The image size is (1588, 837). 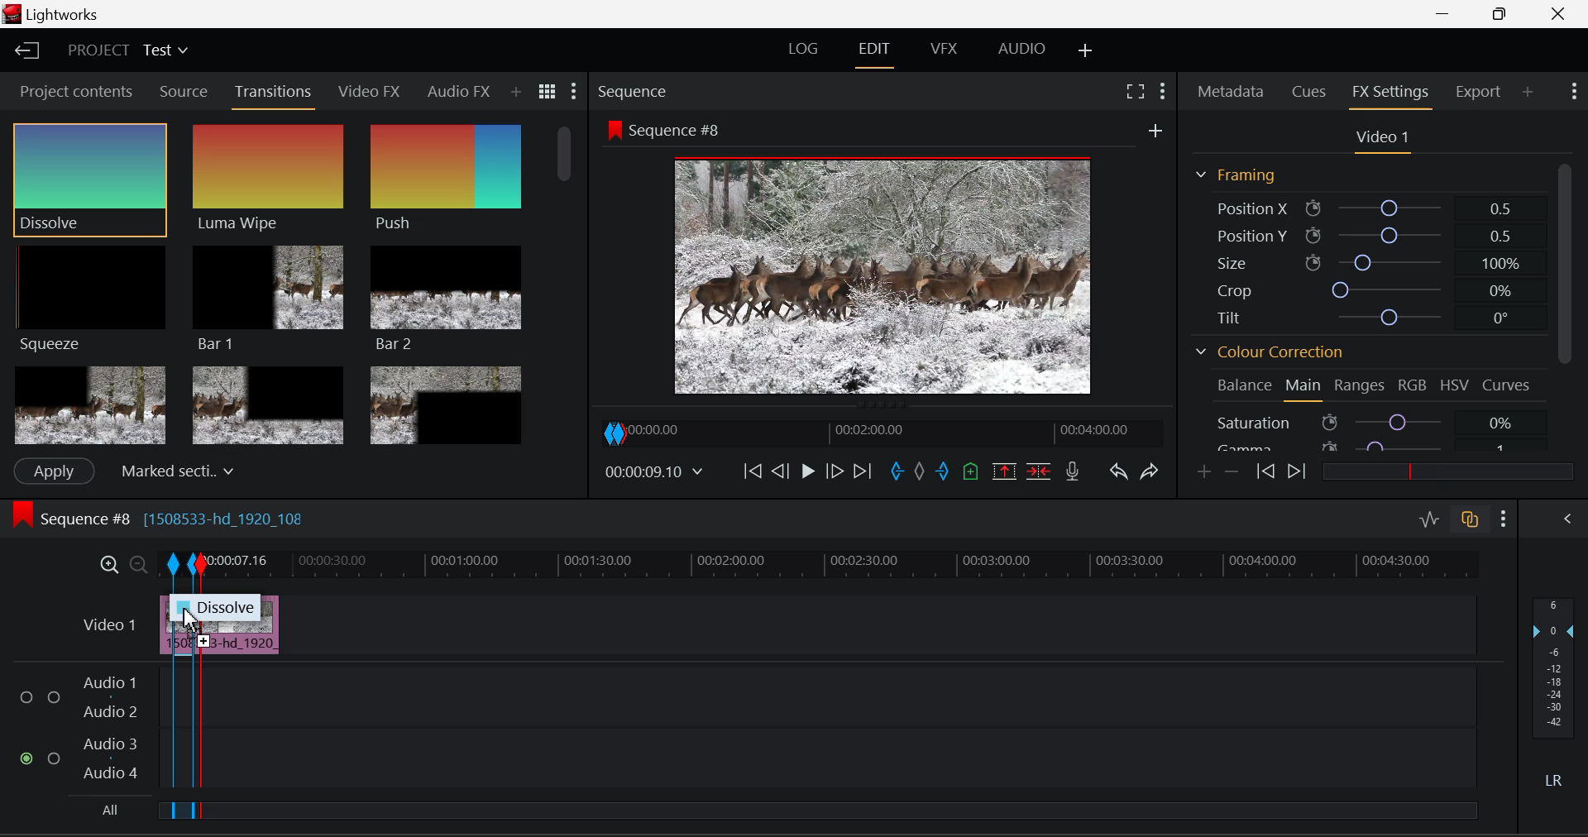 What do you see at coordinates (93, 301) in the screenshot?
I see `Squeeze` at bounding box center [93, 301].